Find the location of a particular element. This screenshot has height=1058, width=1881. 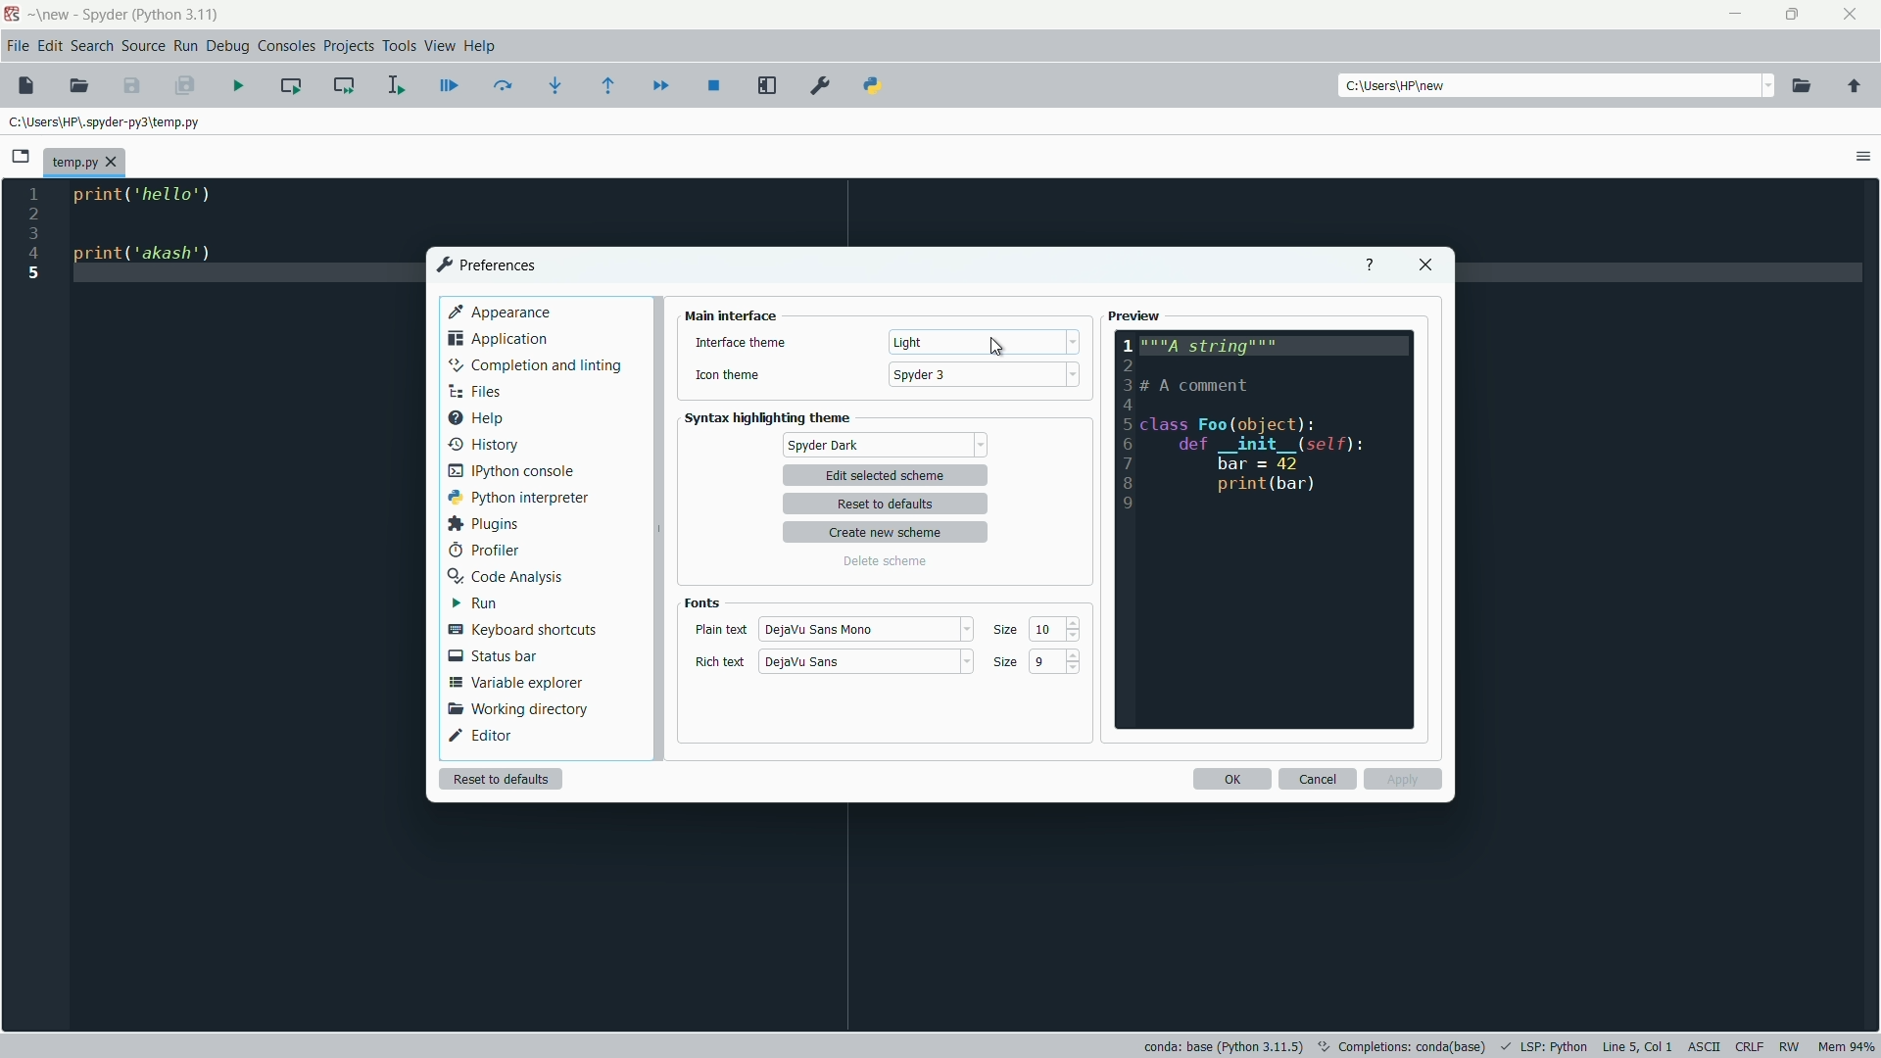

python path manager is located at coordinates (873, 86).